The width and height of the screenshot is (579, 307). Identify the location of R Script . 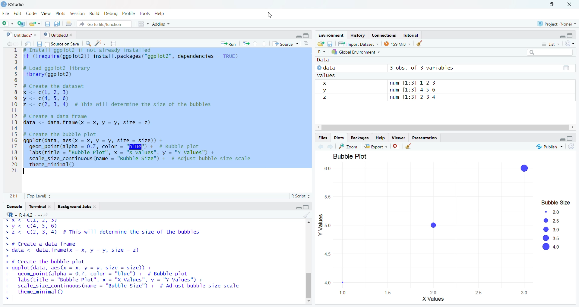
(299, 197).